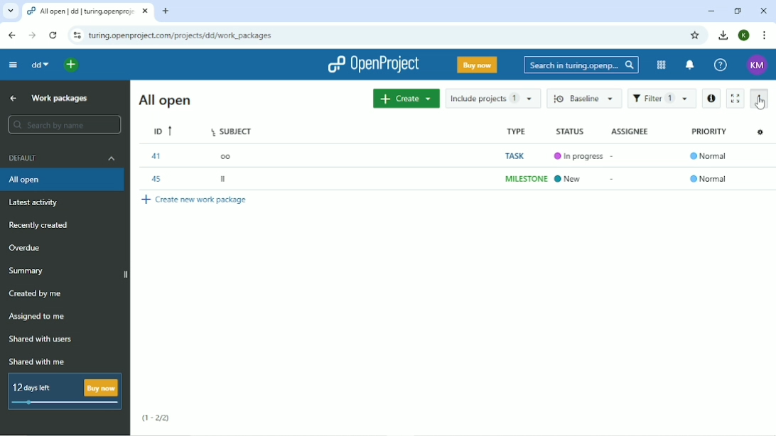  I want to click on Current tab, so click(90, 11).